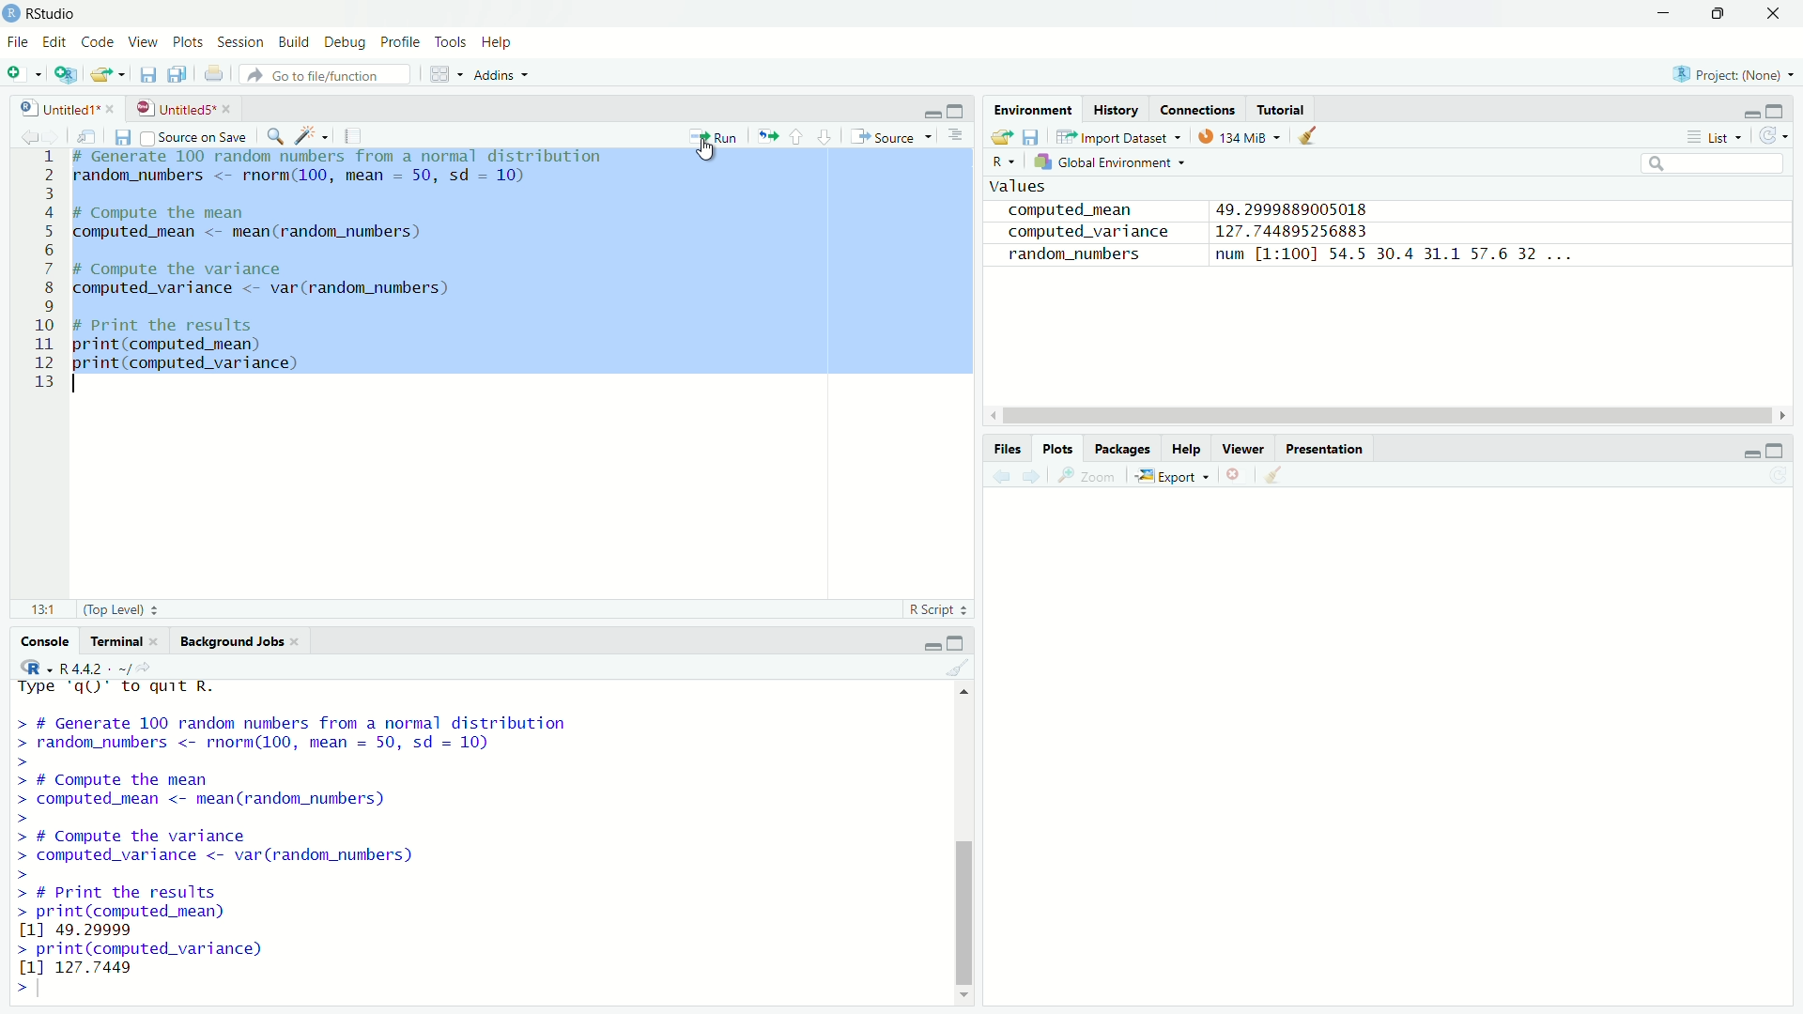 The image size is (1803, 1014). I want to click on find/replace, so click(274, 134).